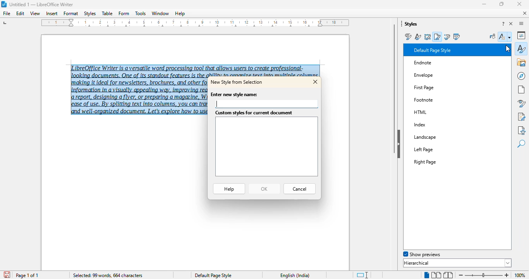  Describe the element at coordinates (141, 14) in the screenshot. I see `tools` at that location.